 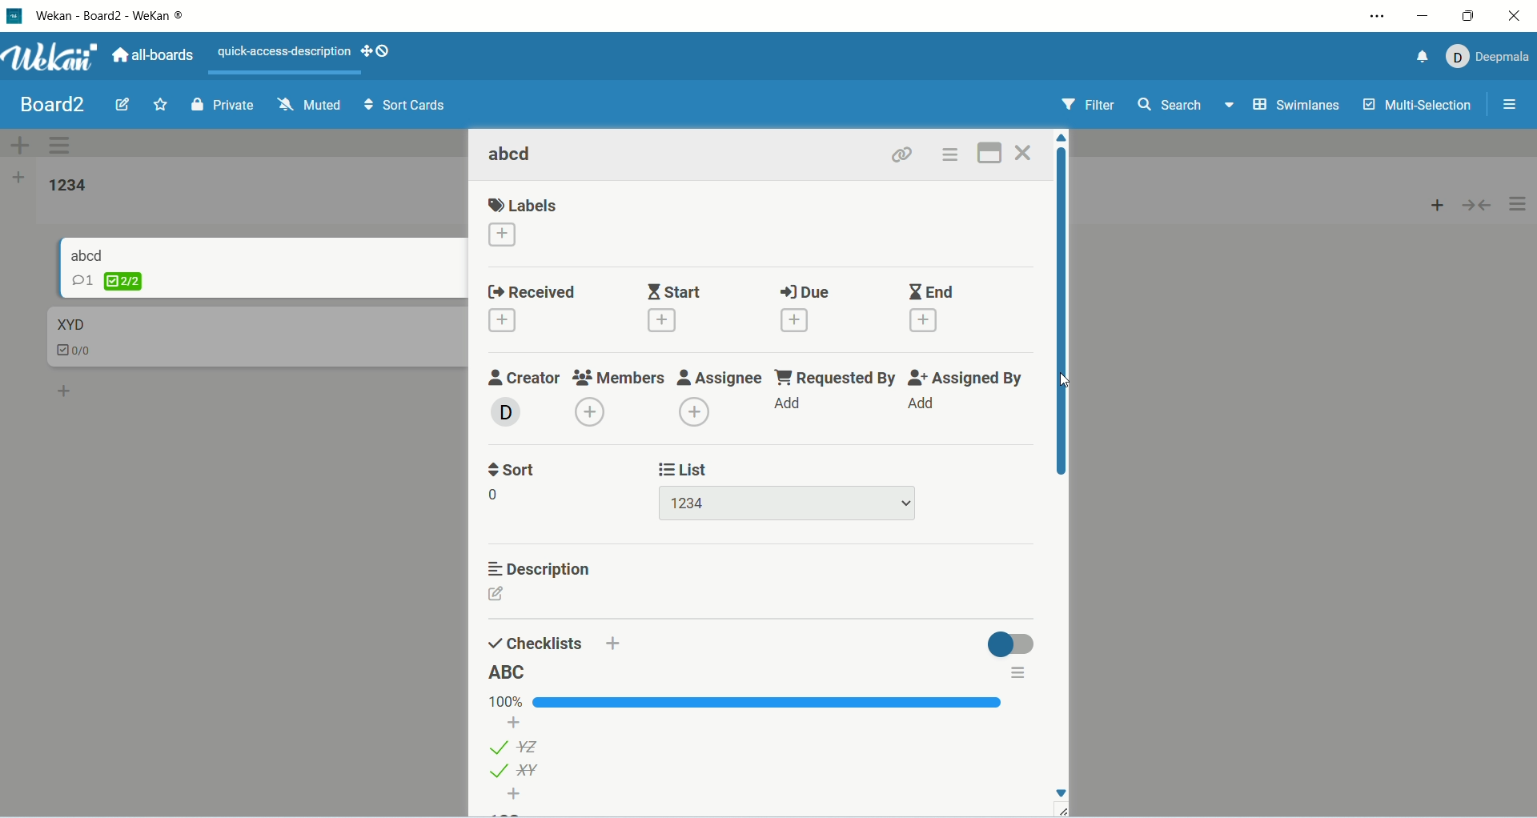 I want to click on add swimlane, so click(x=16, y=142).